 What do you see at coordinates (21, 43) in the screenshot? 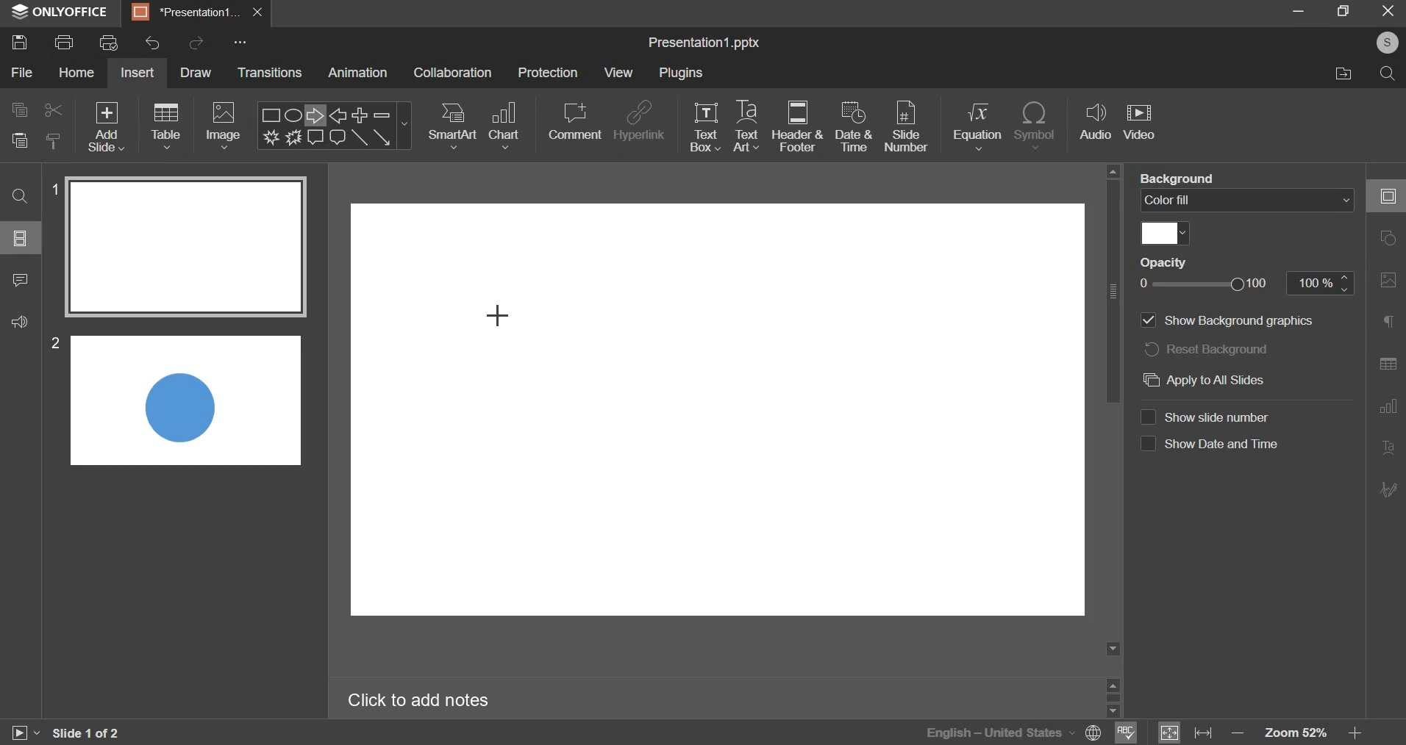
I see `save` at bounding box center [21, 43].